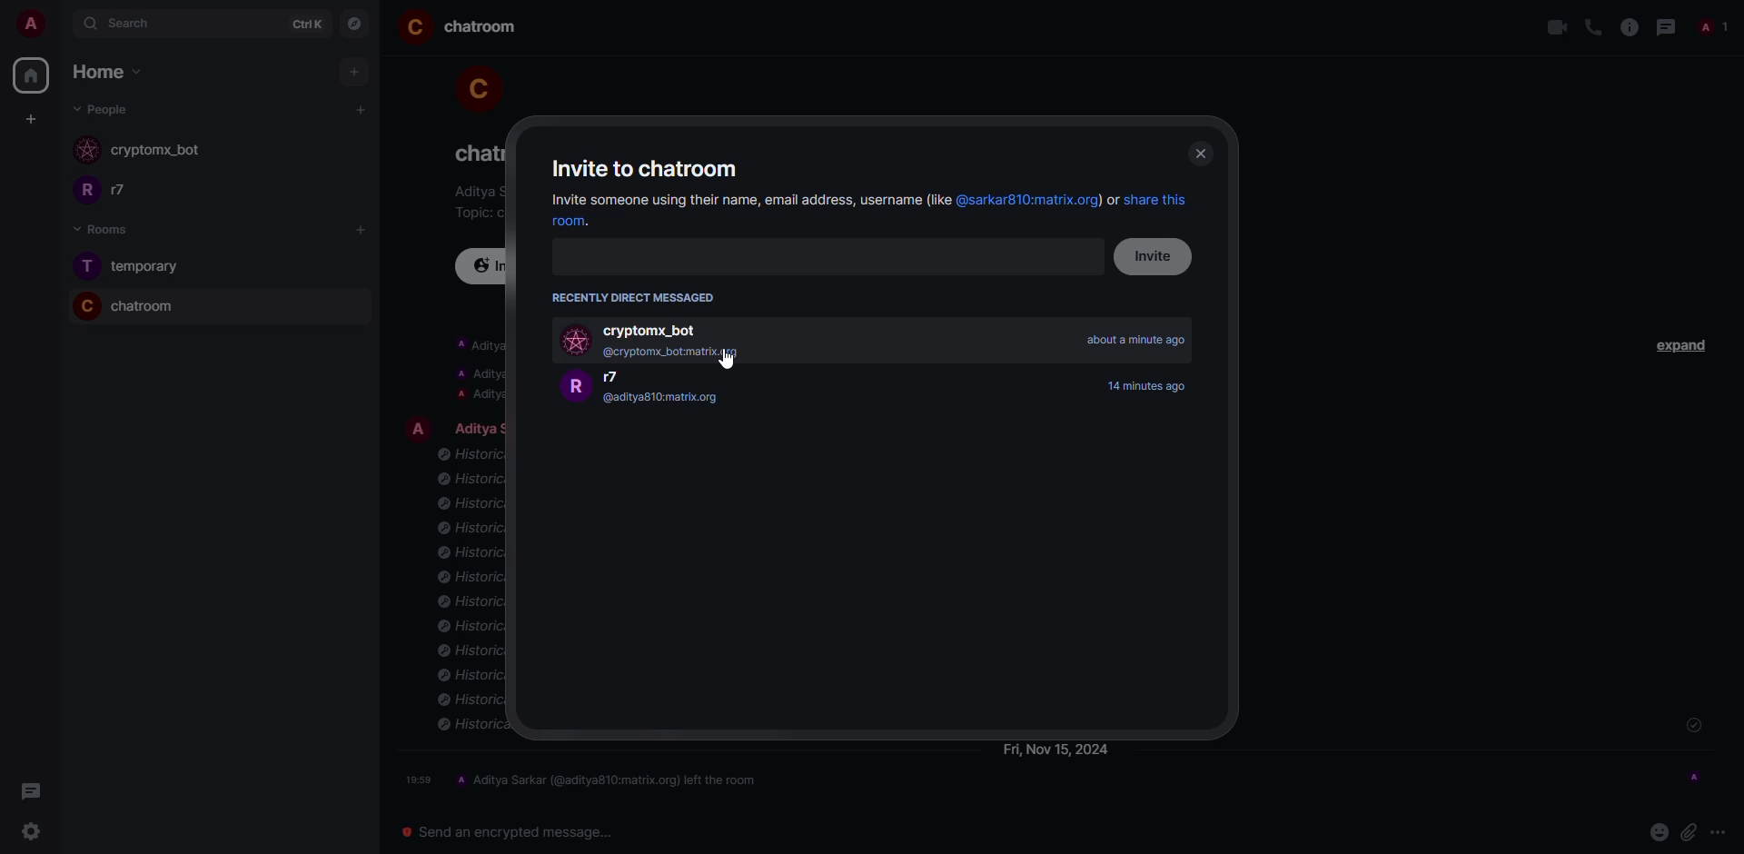 The height and width of the screenshot is (854, 1744). Describe the element at coordinates (469, 593) in the screenshot. I see `info` at that location.